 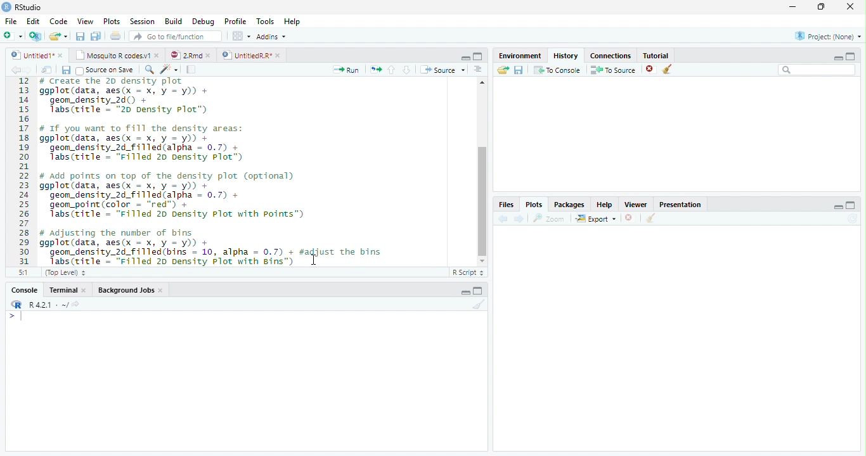 I want to click on ' RStudio, so click(x=22, y=8).